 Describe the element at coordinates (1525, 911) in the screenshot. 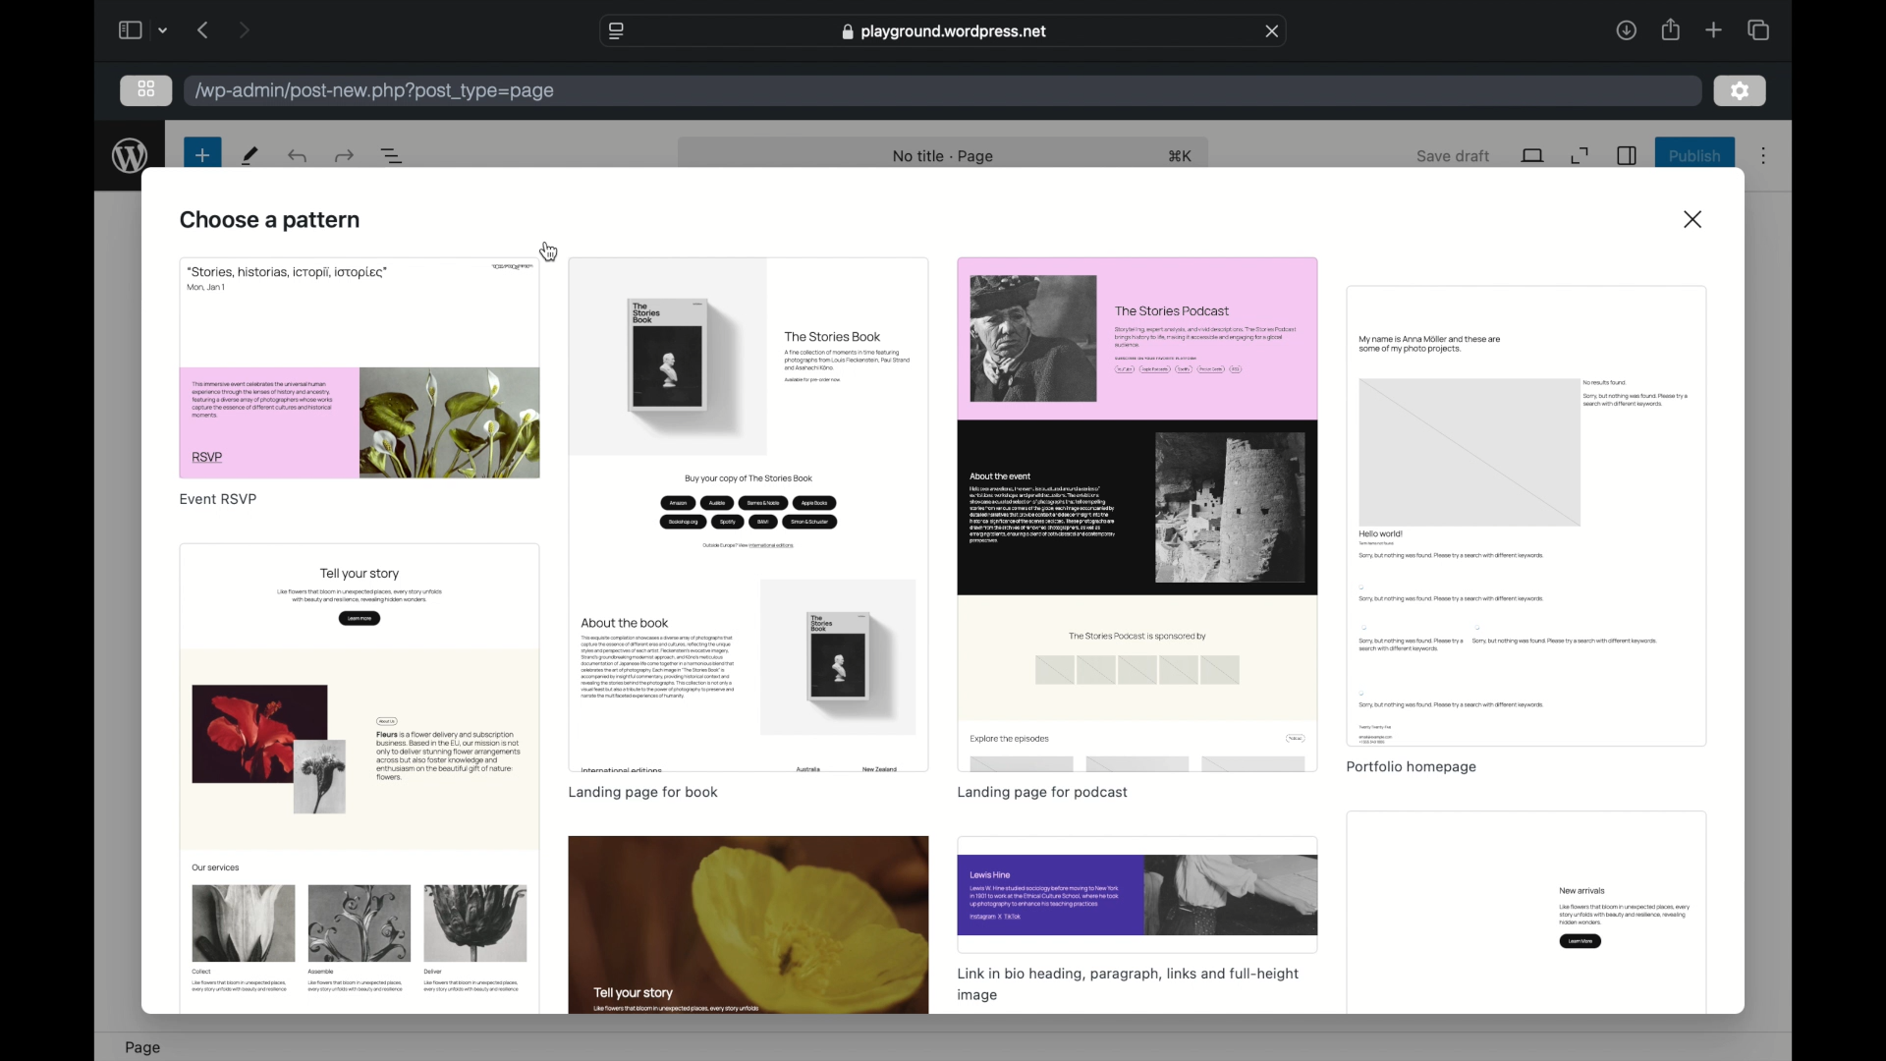

I see `preview` at that location.